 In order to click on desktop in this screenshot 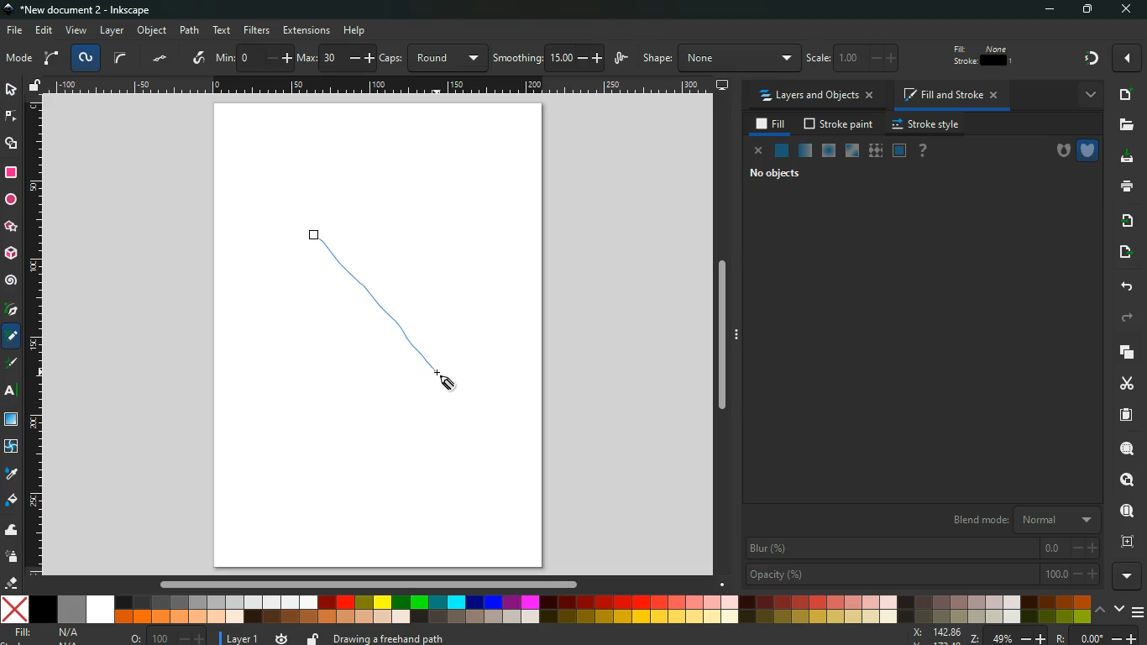, I will do `click(721, 86)`.